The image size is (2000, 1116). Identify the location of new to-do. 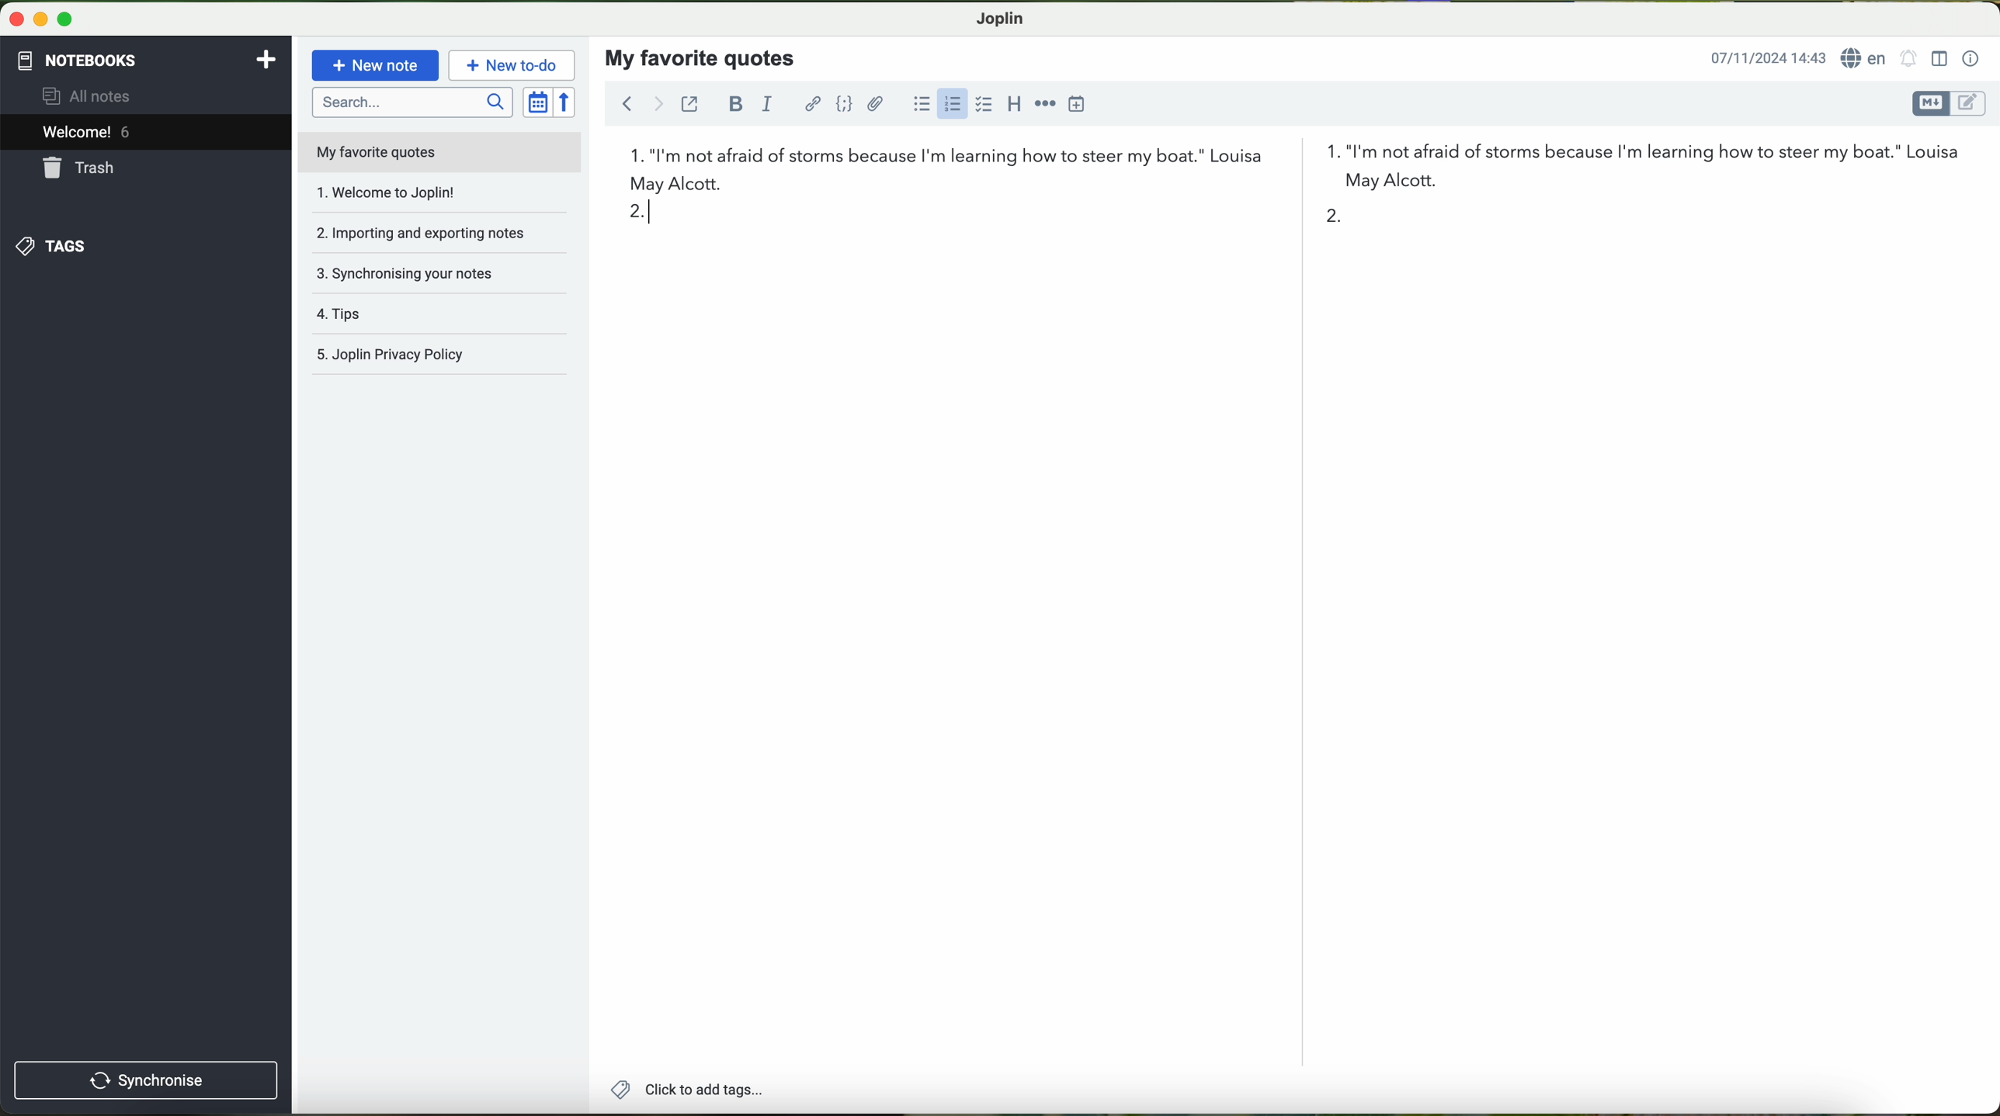
(514, 66).